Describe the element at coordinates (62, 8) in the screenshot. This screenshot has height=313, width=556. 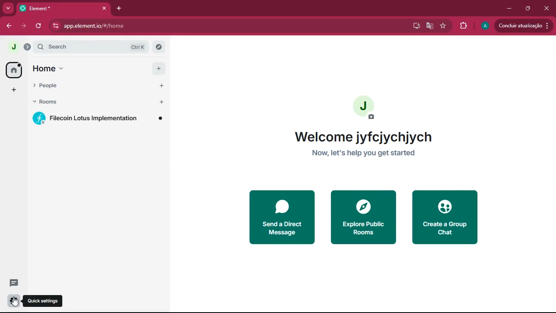
I see `Element*` at that location.